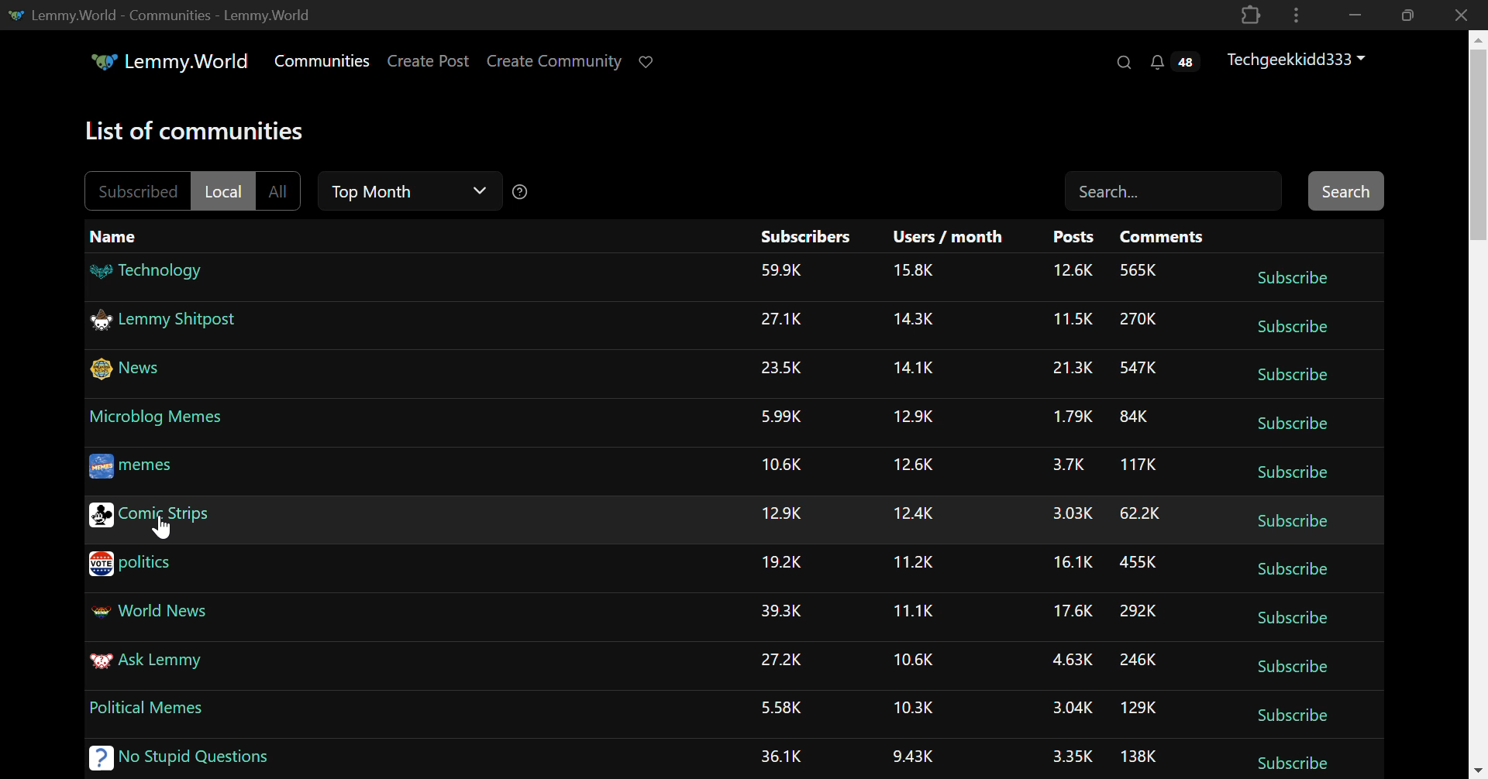  Describe the element at coordinates (1291, 762) in the screenshot. I see `Subscribe` at that location.